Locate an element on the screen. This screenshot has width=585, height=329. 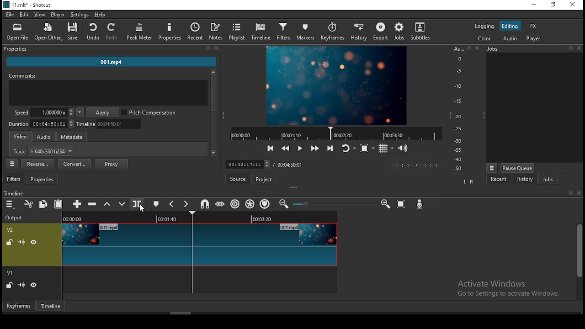
jobs is located at coordinates (548, 179).